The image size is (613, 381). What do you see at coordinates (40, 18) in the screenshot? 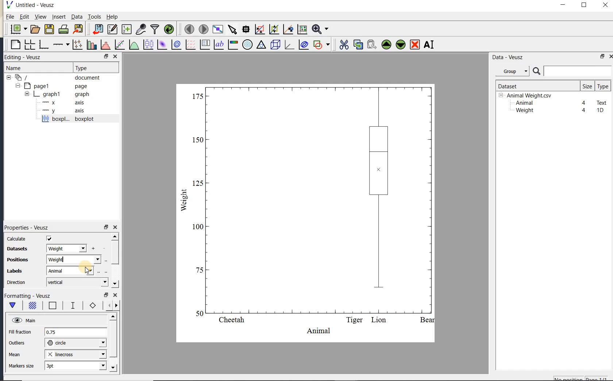
I see `view` at bounding box center [40, 18].